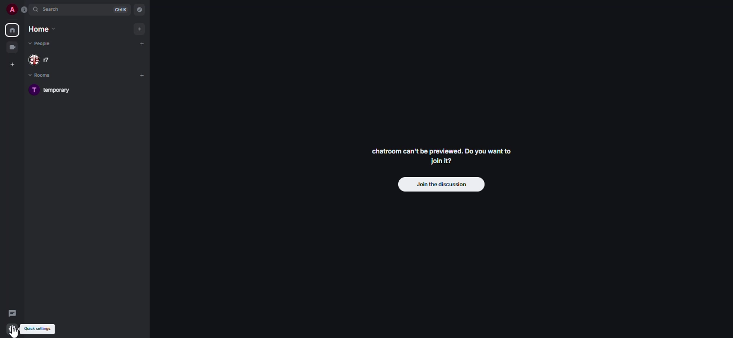  Describe the element at coordinates (440, 156) in the screenshot. I see `chatroom can't be previewed. Join it?` at that location.